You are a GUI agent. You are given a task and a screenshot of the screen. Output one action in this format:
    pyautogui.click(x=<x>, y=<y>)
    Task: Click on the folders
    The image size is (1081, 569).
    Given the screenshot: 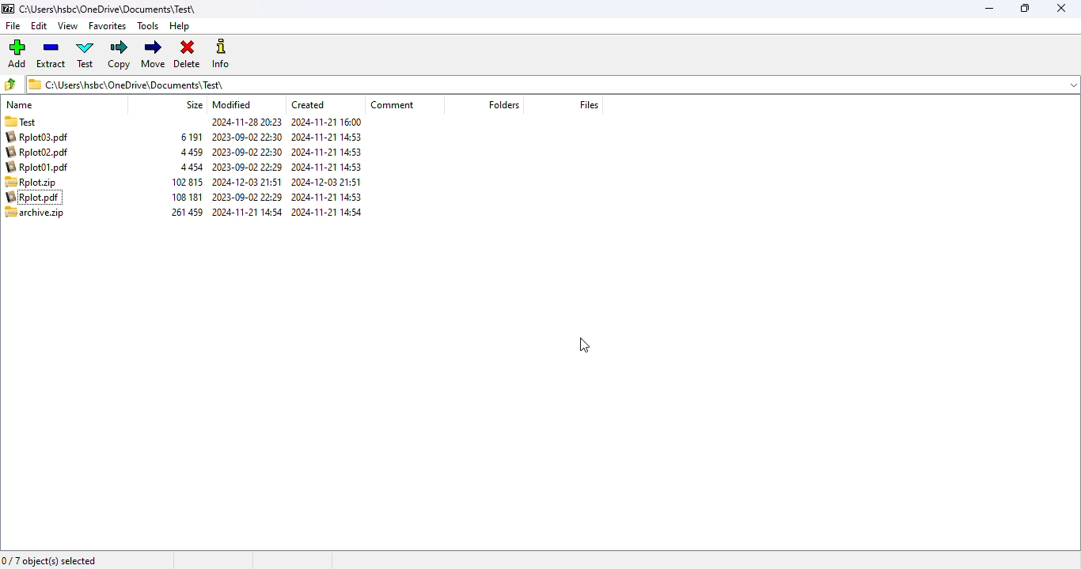 What is the action you would take?
    pyautogui.click(x=503, y=104)
    